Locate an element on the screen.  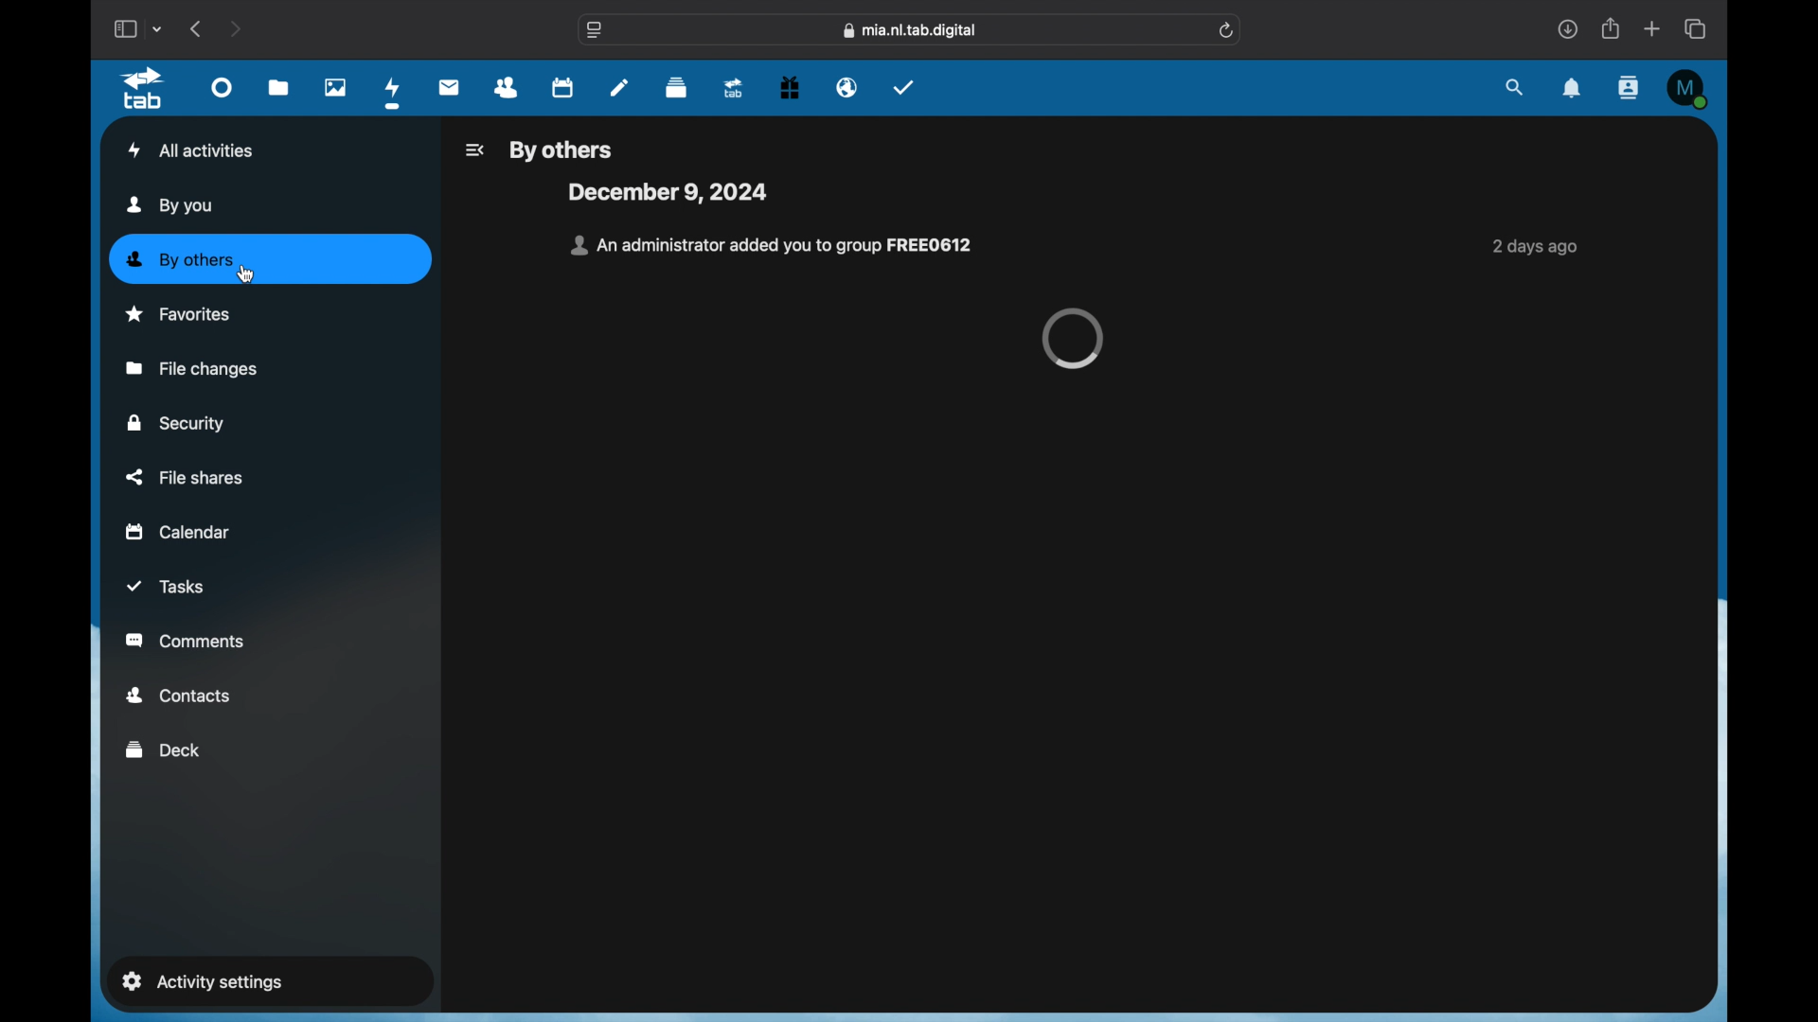
cursor is located at coordinates (250, 277).